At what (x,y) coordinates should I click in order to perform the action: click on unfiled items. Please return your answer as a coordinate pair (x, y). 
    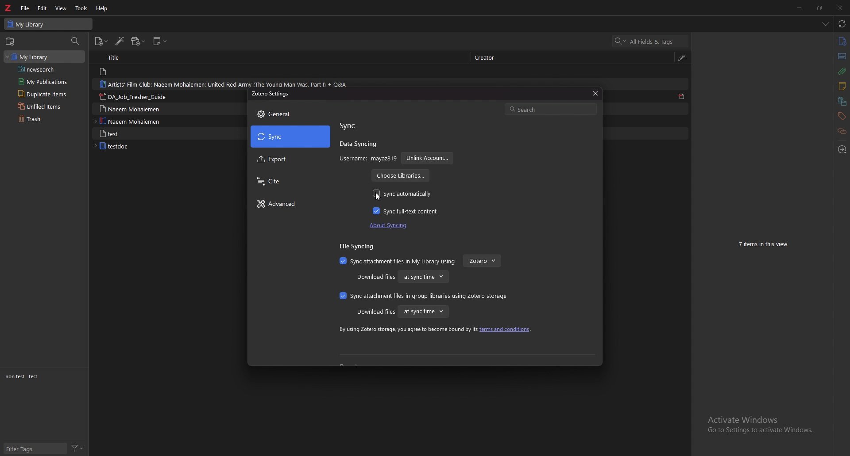
    Looking at the image, I should click on (46, 106).